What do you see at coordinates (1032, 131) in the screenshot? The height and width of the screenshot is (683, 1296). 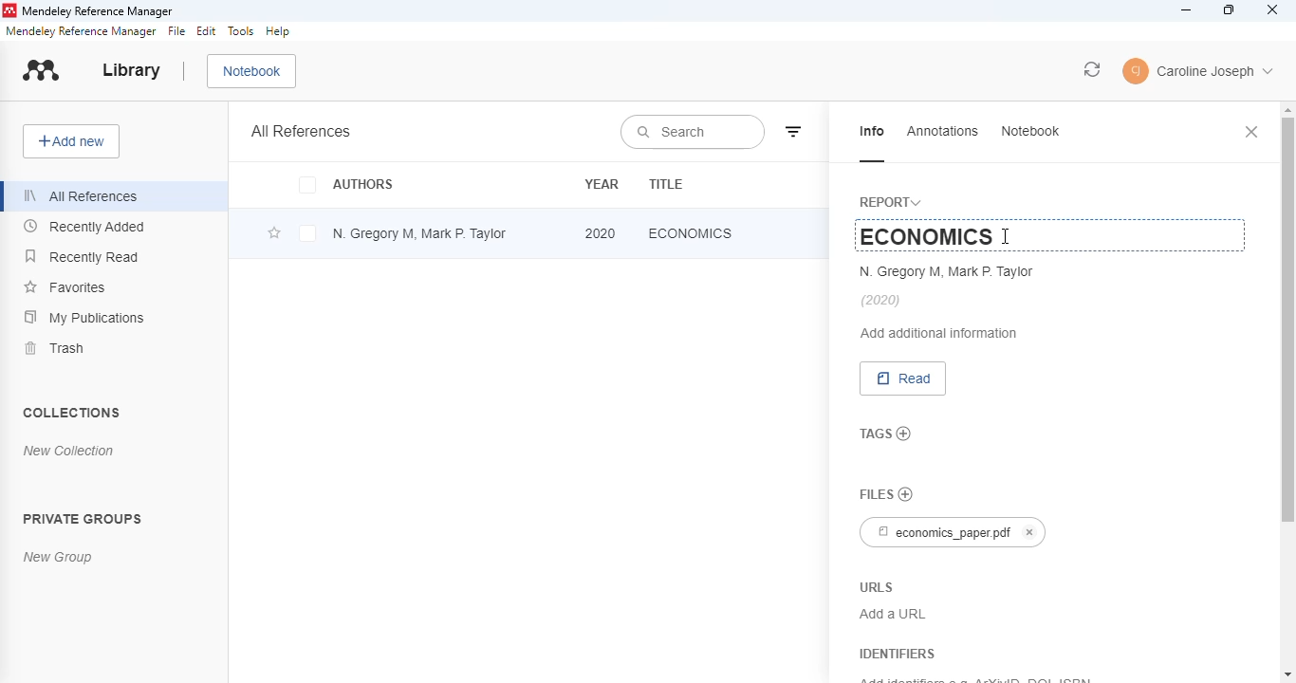 I see `notebook` at bounding box center [1032, 131].